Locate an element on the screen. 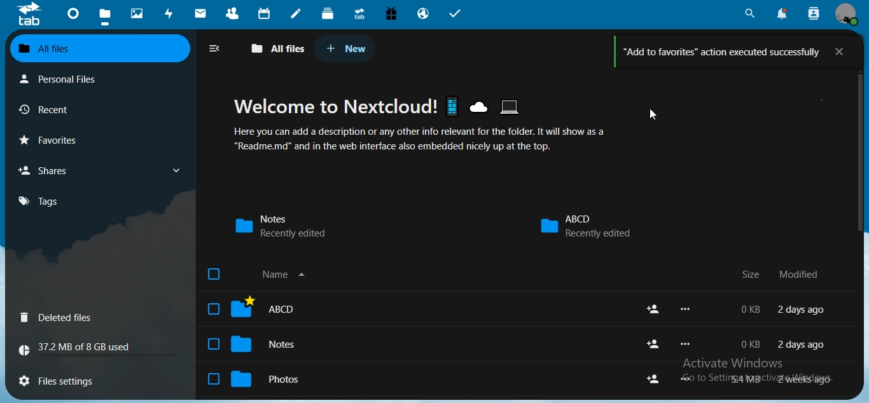 The height and width of the screenshot is (403, 869). tags is located at coordinates (41, 201).